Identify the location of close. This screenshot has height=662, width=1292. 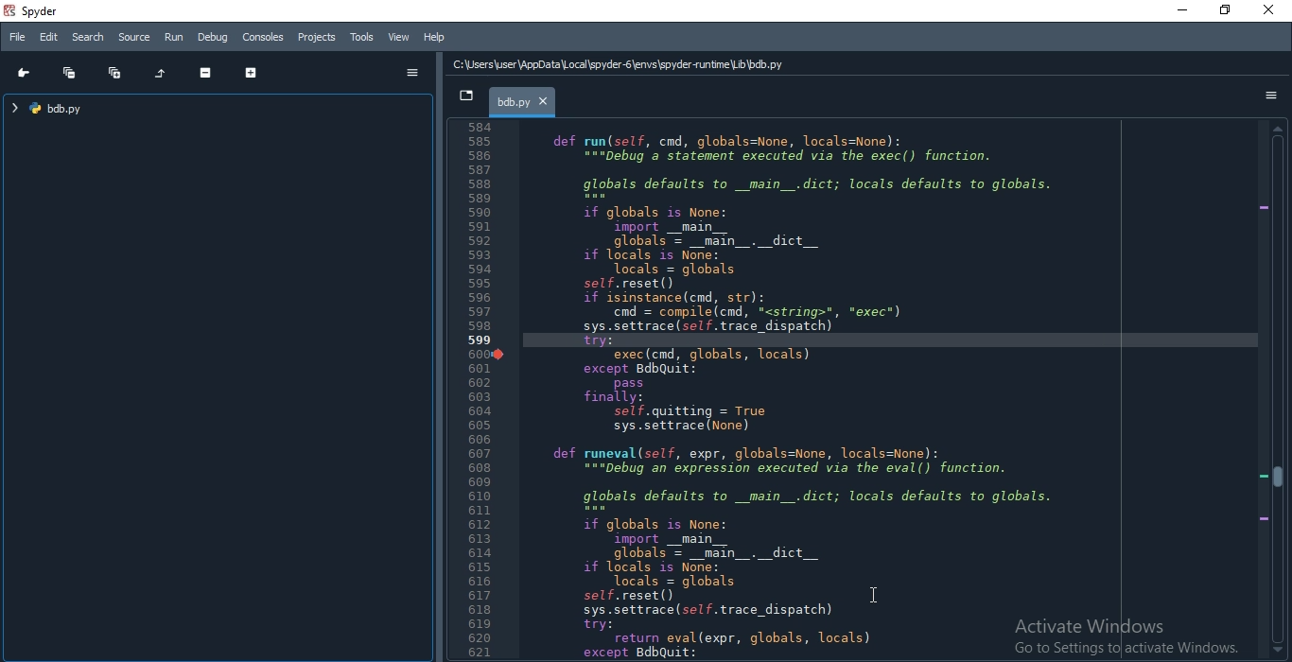
(1269, 11).